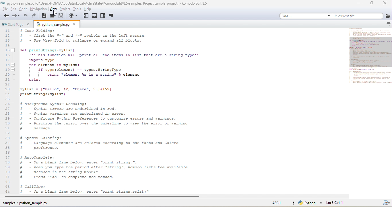 This screenshot has width=392, height=207. I want to click on close, so click(384, 5).